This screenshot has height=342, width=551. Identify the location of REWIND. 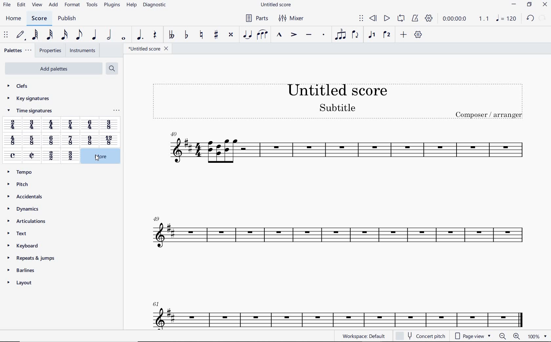
(373, 18).